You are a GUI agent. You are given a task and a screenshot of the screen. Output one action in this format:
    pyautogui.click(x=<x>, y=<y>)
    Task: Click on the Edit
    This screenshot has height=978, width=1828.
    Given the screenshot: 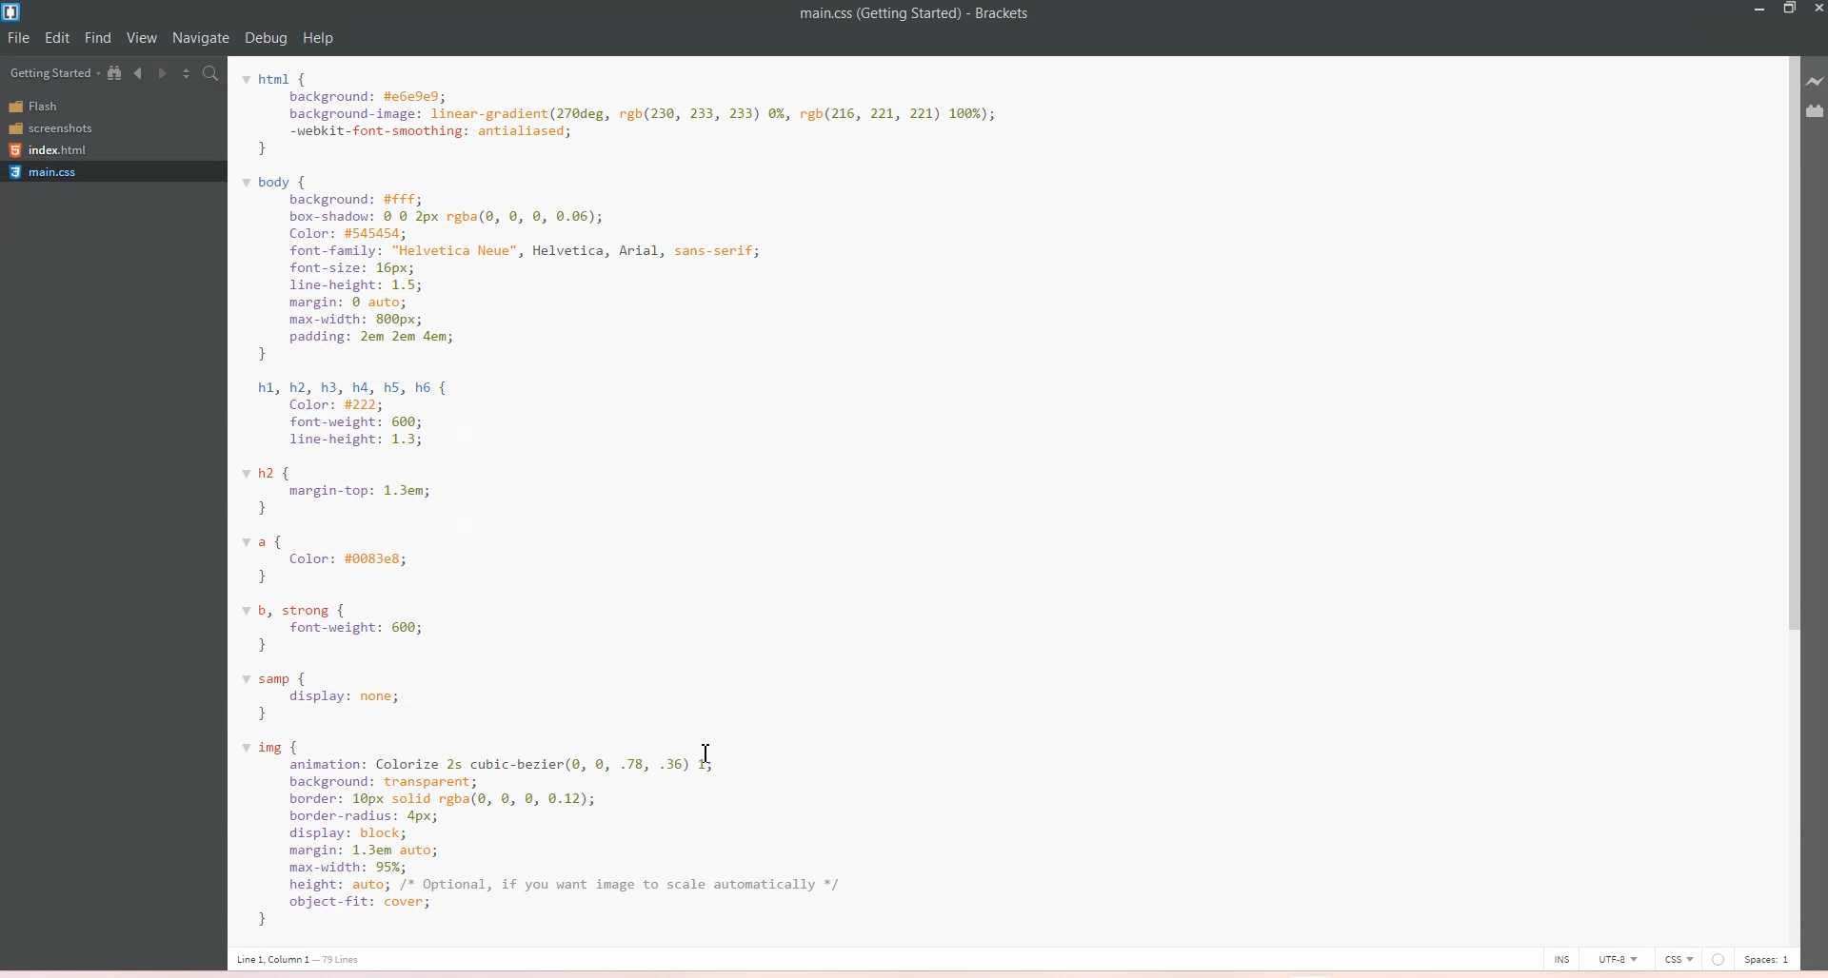 What is the action you would take?
    pyautogui.click(x=58, y=38)
    